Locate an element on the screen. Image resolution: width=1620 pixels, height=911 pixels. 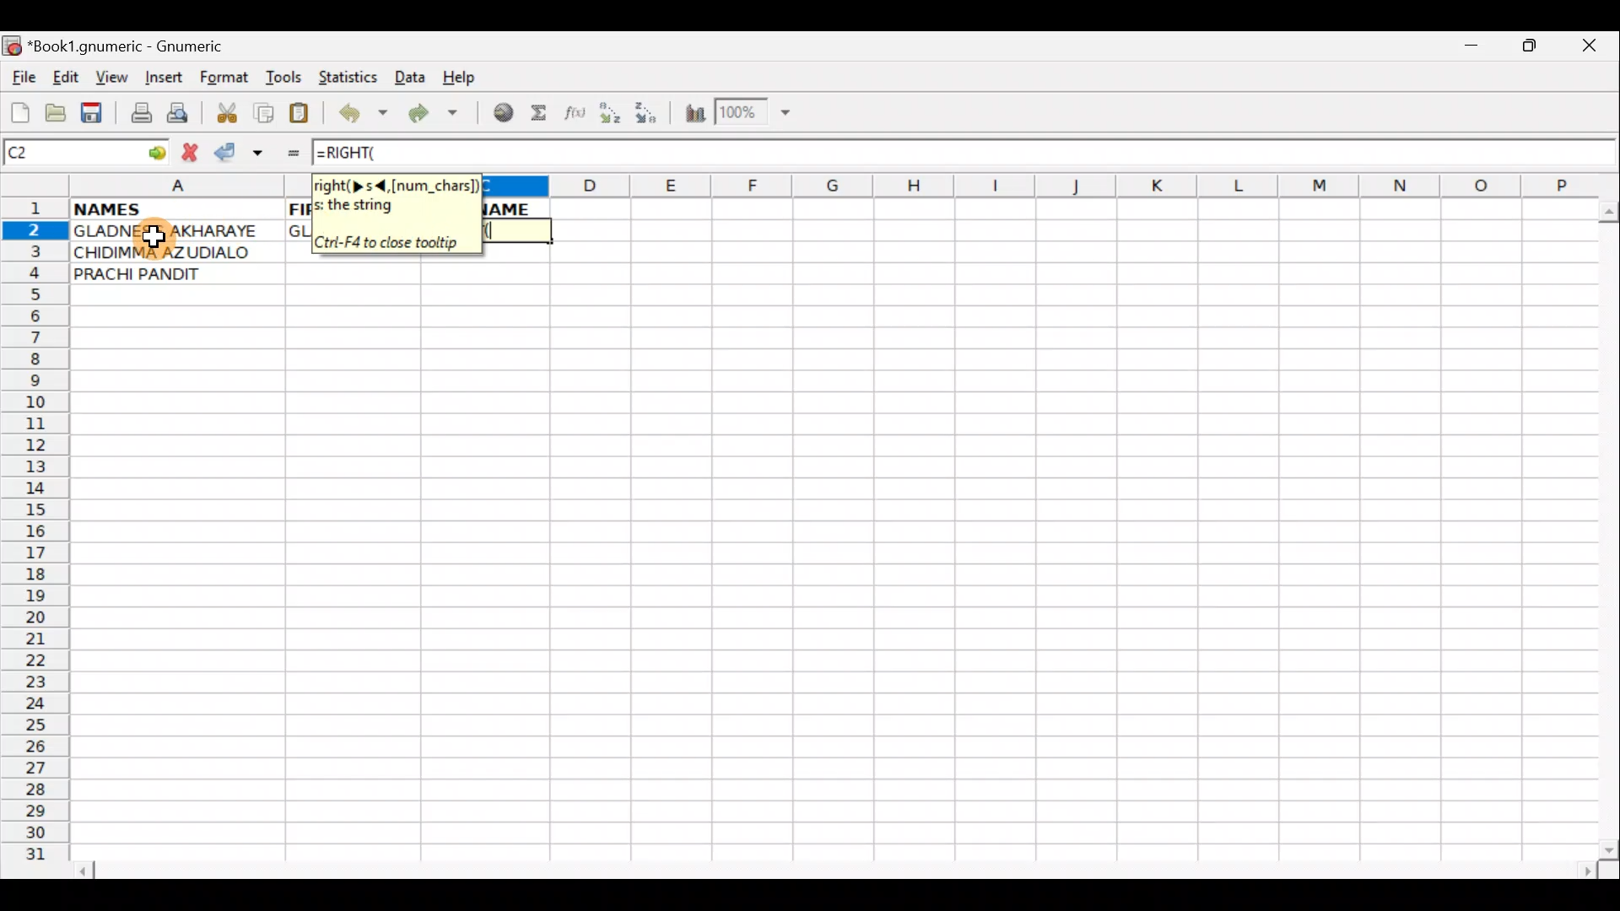
Undo last action is located at coordinates (365, 116).